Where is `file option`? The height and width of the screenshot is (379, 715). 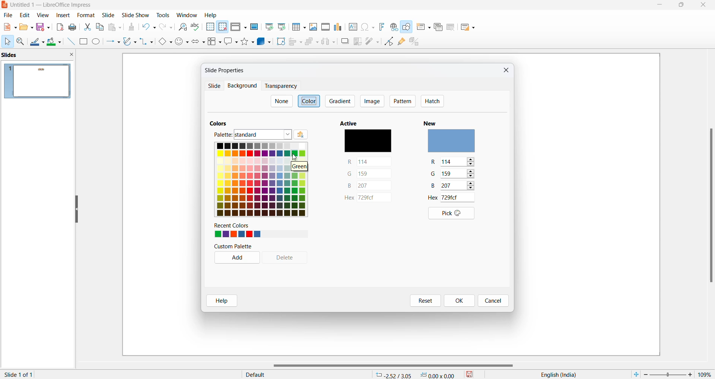
file option is located at coordinates (26, 28).